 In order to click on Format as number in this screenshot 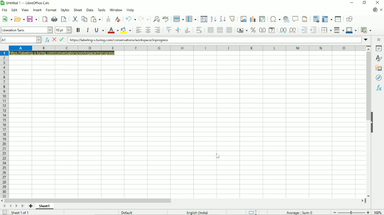, I will do `click(262, 30)`.